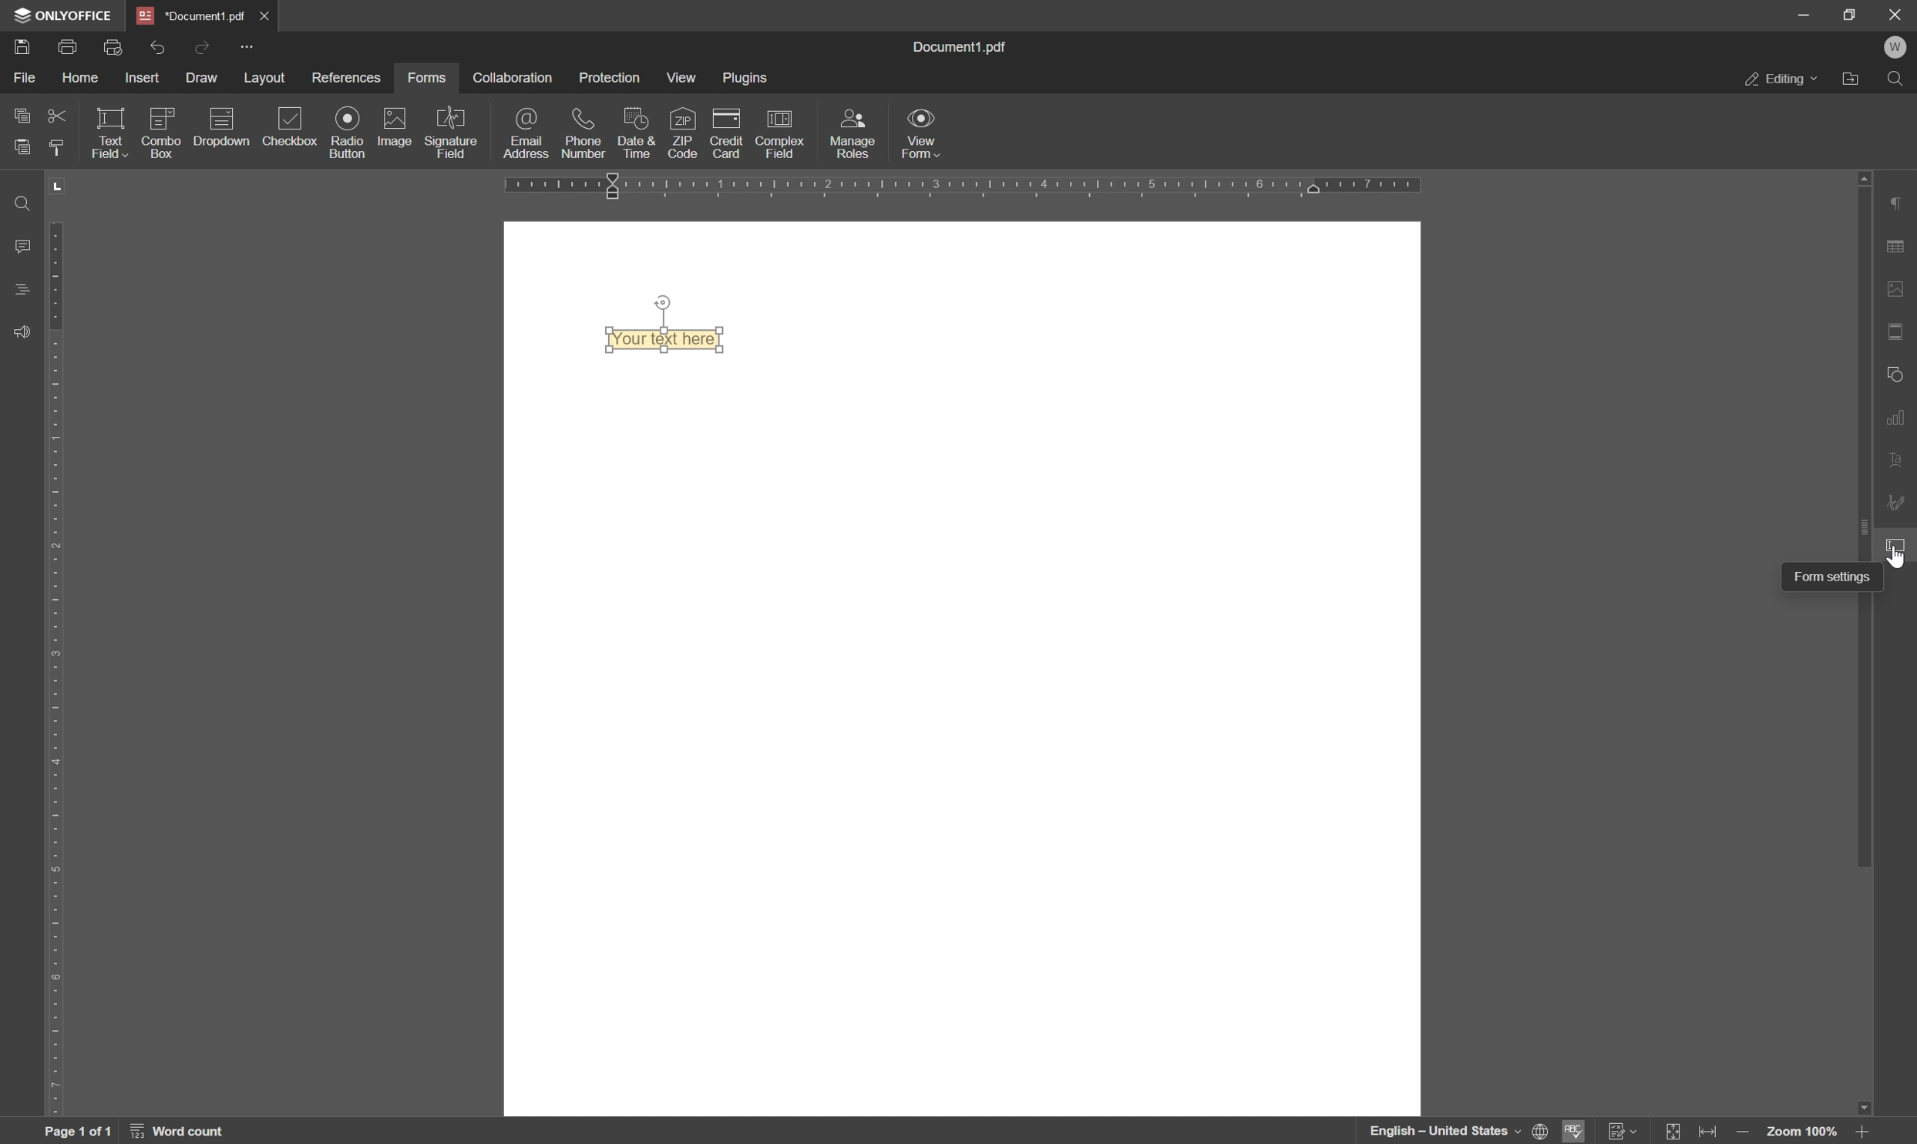 The width and height of the screenshot is (1917, 1144). I want to click on save, so click(20, 48).